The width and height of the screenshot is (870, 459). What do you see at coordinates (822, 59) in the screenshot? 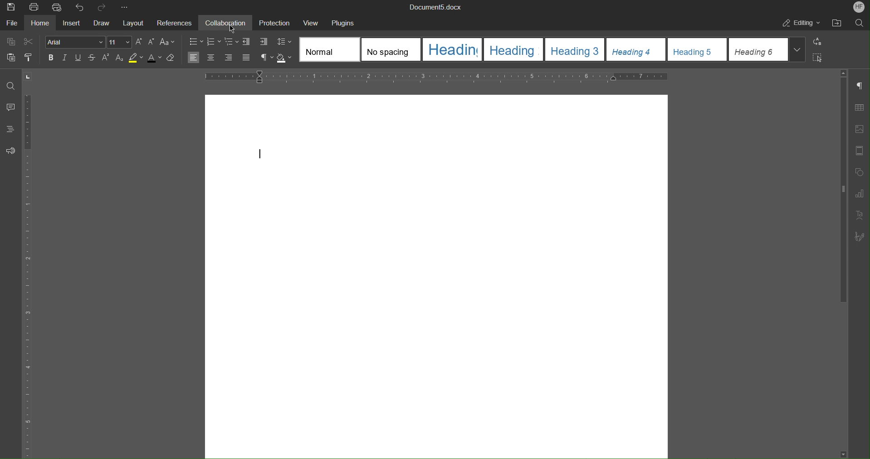
I see `Select All` at bounding box center [822, 59].